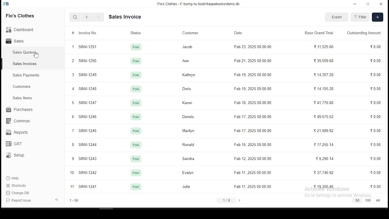  What do you see at coordinates (19, 41) in the screenshot?
I see `sales` at bounding box center [19, 41].